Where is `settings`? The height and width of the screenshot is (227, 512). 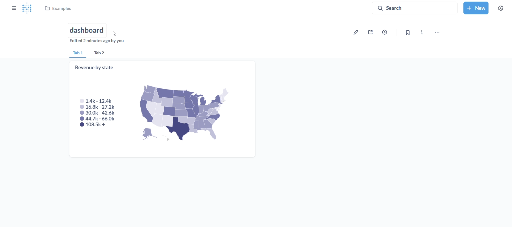 settings is located at coordinates (500, 8).